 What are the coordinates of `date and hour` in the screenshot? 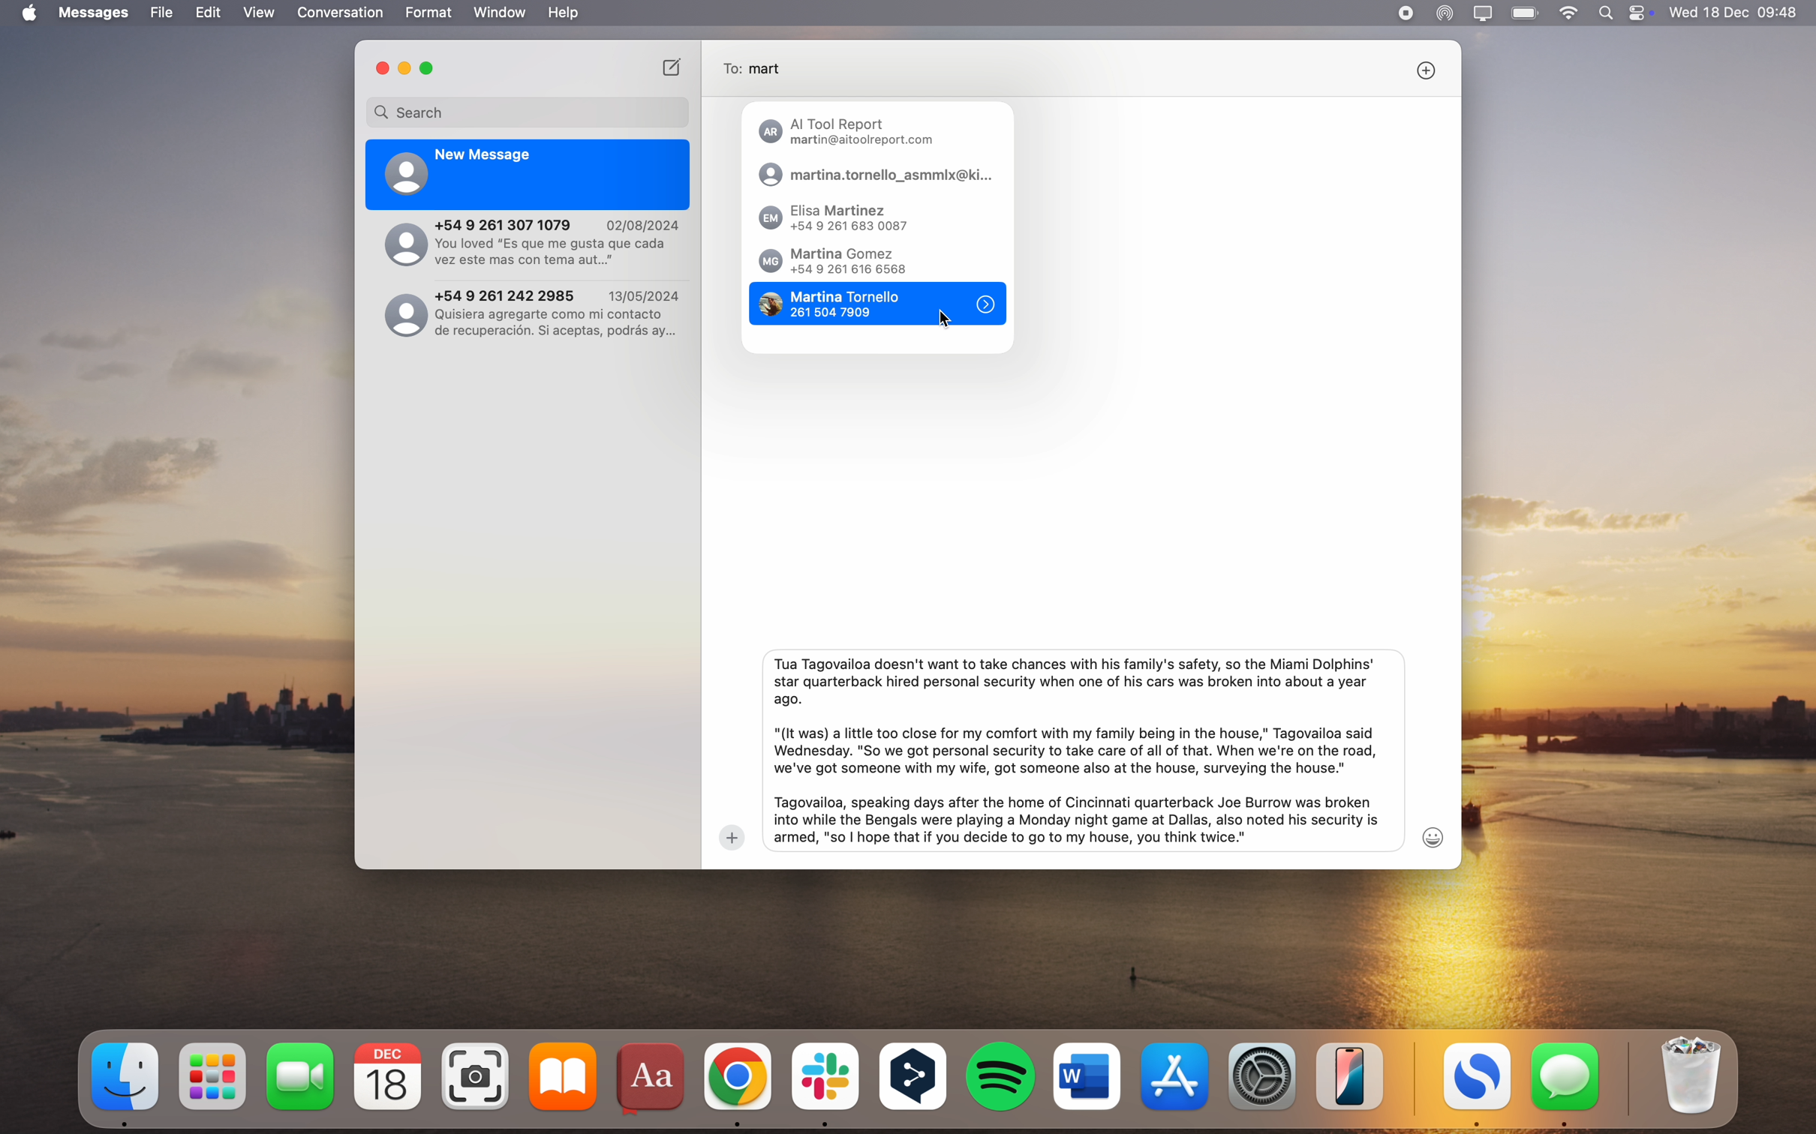 It's located at (1735, 12).